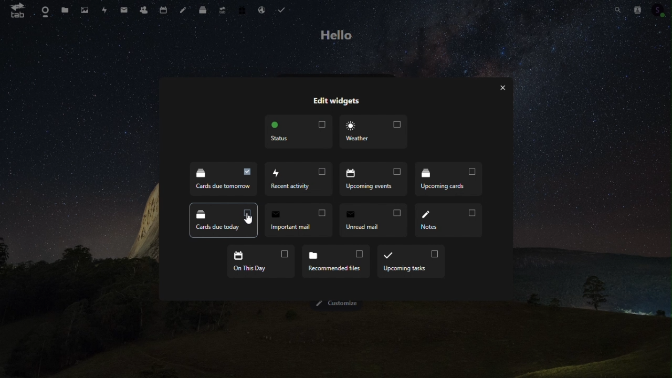  What do you see at coordinates (143, 9) in the screenshot?
I see `Contacts` at bounding box center [143, 9].